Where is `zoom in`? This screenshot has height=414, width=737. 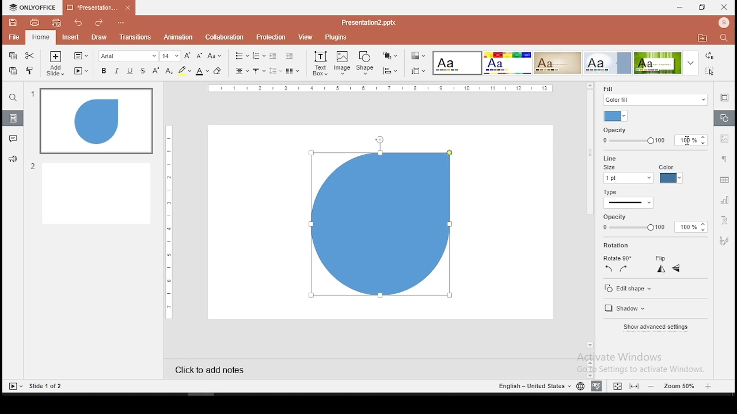 zoom in is located at coordinates (652, 386).